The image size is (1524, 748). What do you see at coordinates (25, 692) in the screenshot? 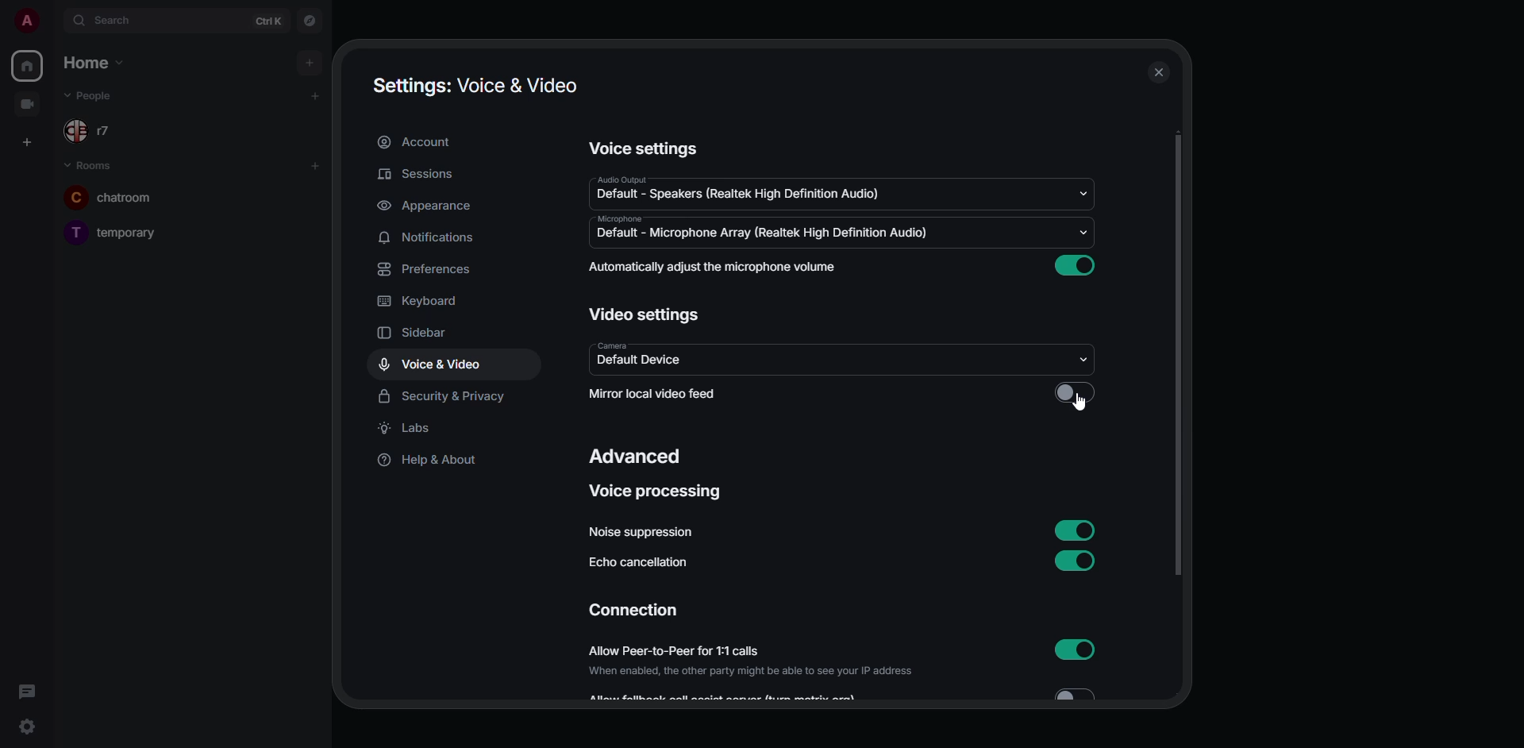
I see `threads` at bounding box center [25, 692].